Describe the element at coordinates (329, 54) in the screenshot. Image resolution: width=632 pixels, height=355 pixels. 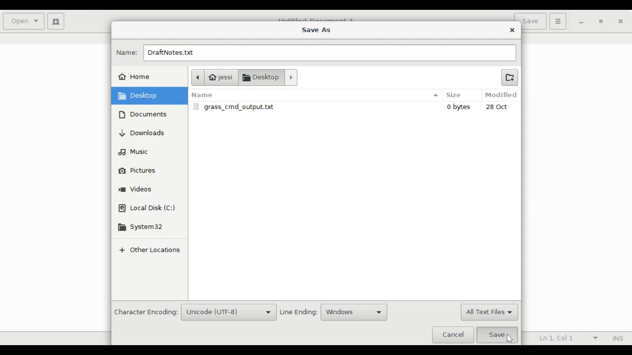
I see `DraftNotes.txt` at that location.